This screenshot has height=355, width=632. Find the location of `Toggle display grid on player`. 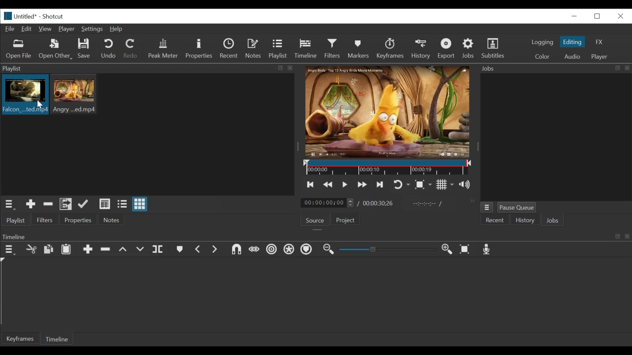

Toggle display grid on player is located at coordinates (445, 184).